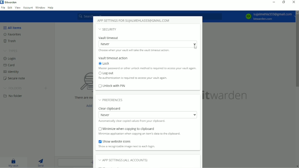  I want to click on Vault timeout action, so click(113, 58).